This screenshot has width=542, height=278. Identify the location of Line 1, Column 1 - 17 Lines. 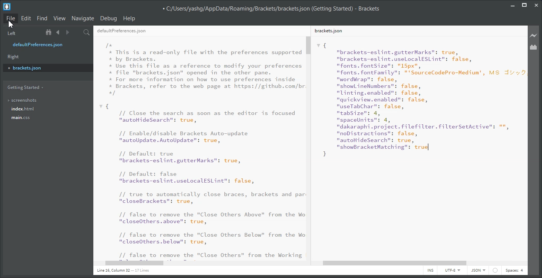
(122, 271).